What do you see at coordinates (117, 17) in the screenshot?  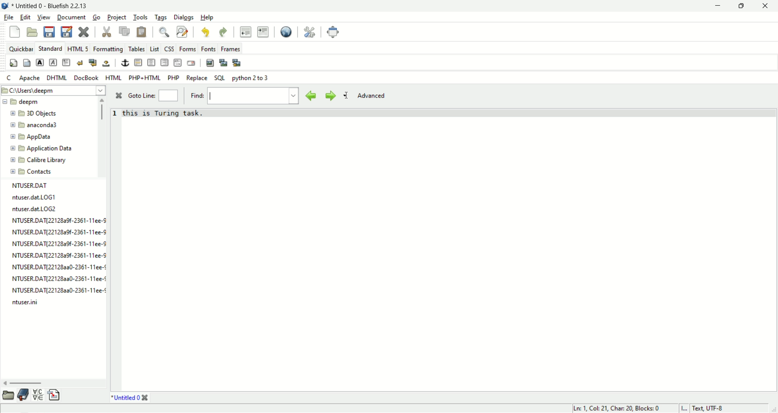 I see `project` at bounding box center [117, 17].